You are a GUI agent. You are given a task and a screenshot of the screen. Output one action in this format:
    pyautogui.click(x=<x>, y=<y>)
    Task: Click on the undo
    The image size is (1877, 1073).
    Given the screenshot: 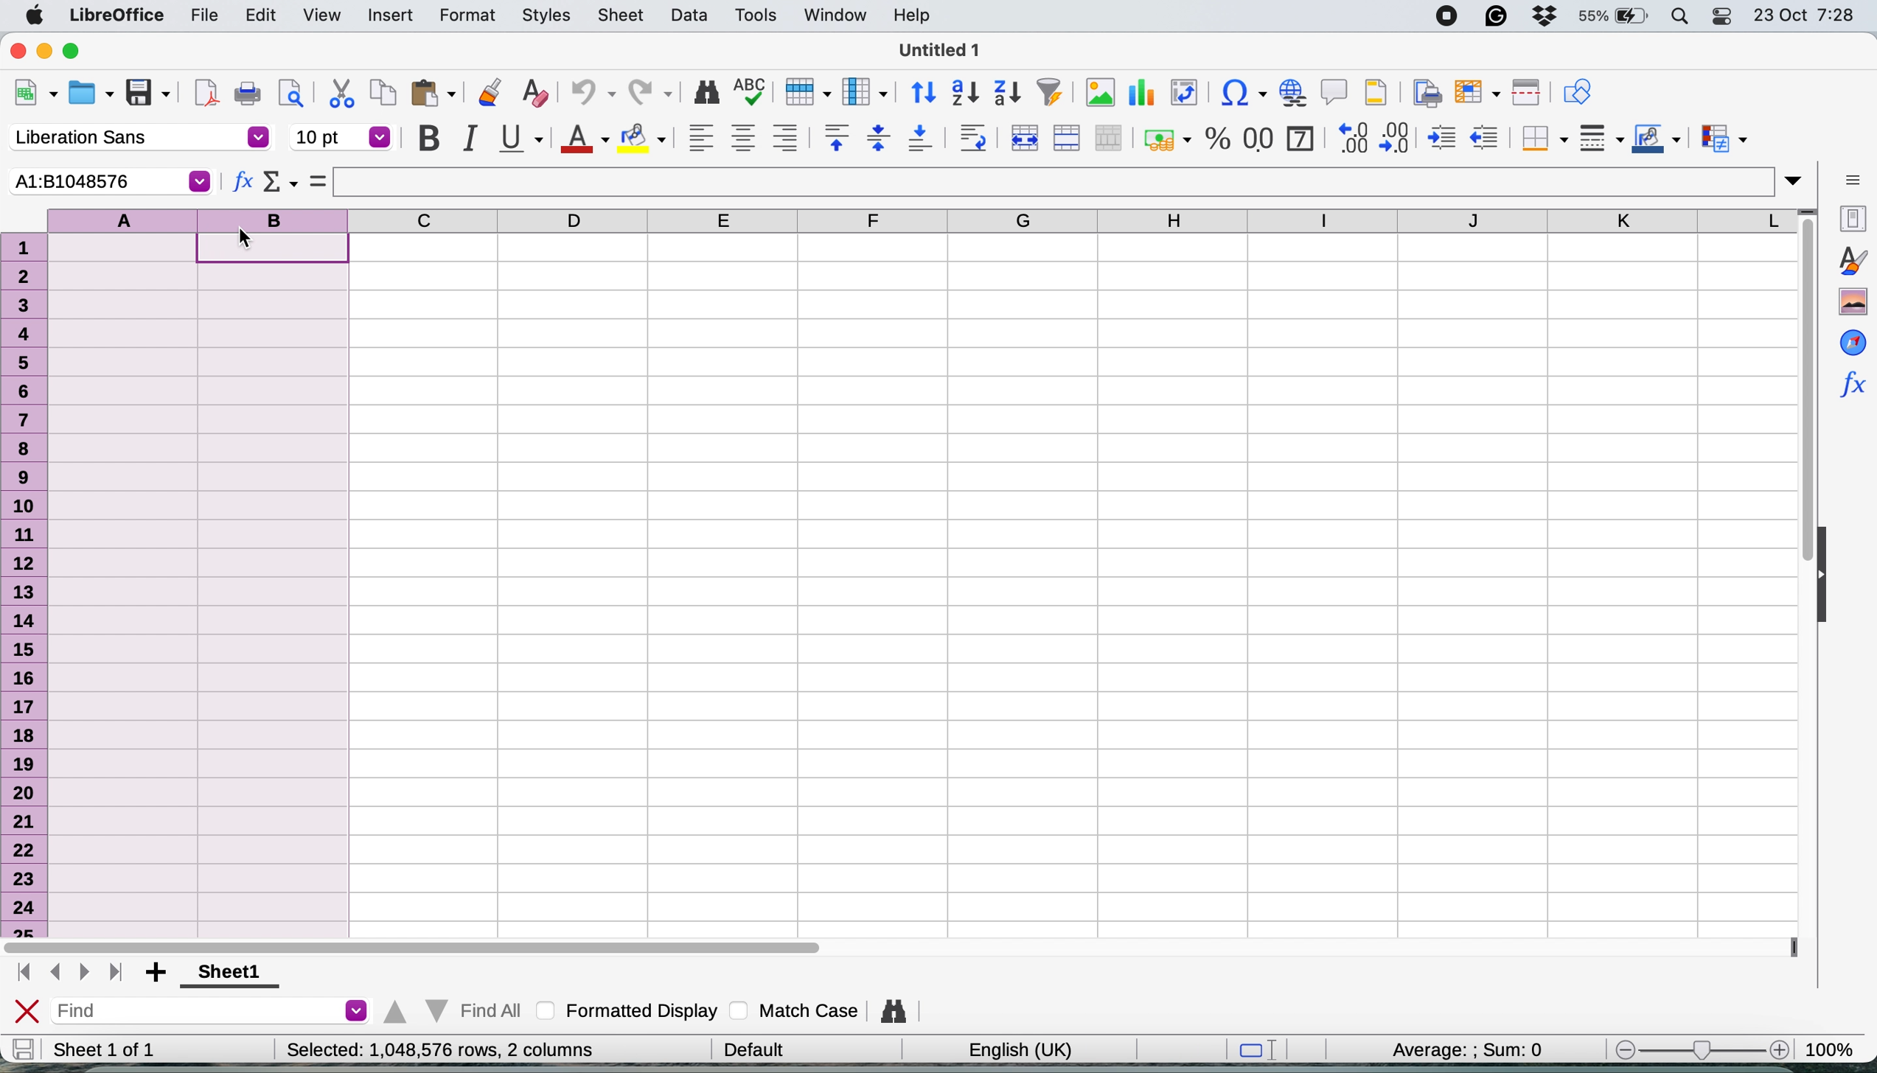 What is the action you would take?
    pyautogui.click(x=592, y=94)
    